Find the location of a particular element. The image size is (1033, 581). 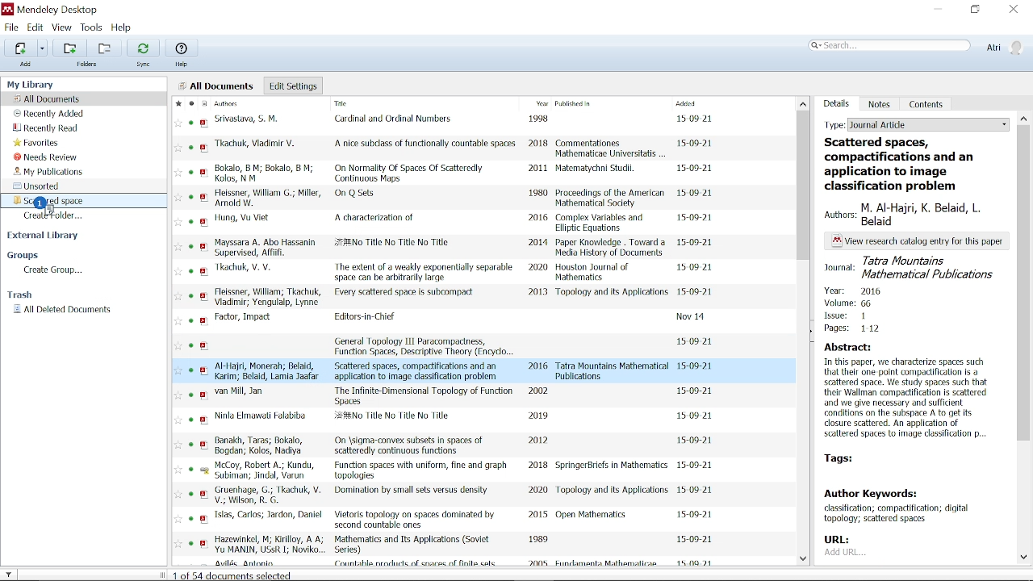

2018 is located at coordinates (538, 466).